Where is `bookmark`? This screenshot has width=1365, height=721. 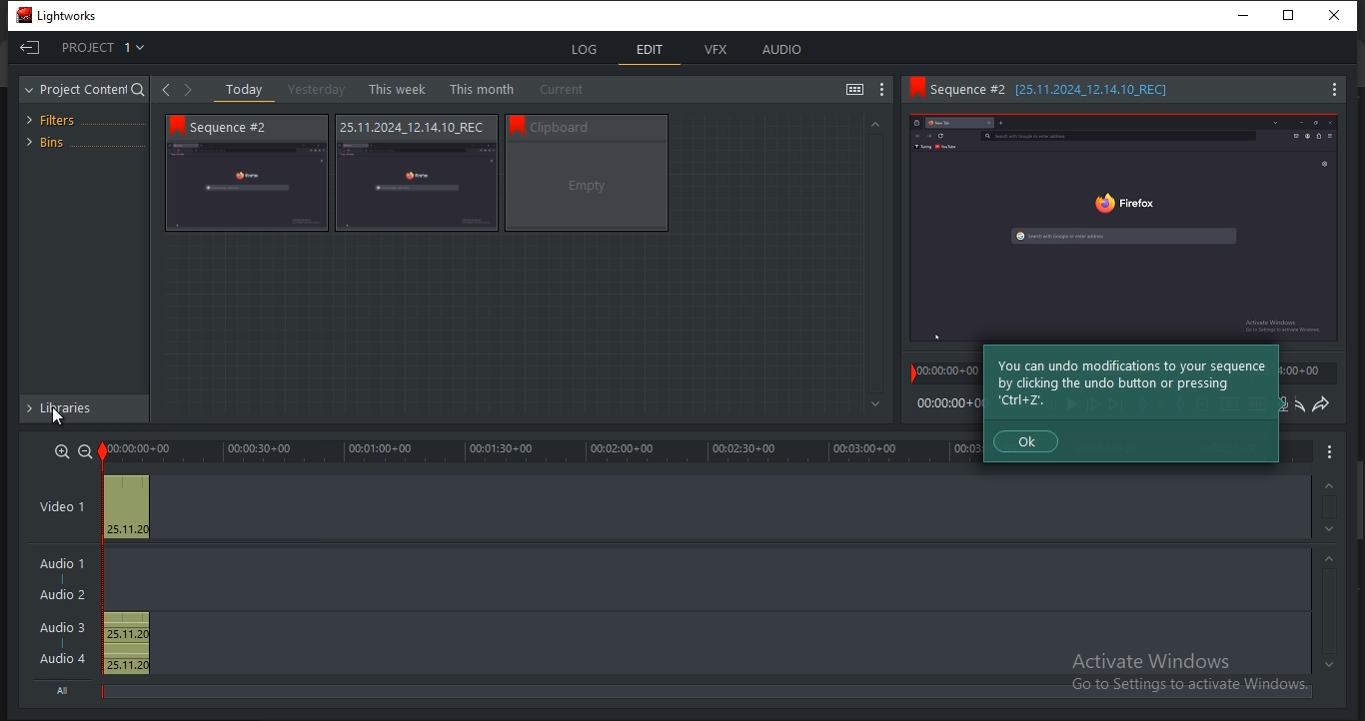 bookmark is located at coordinates (517, 124).